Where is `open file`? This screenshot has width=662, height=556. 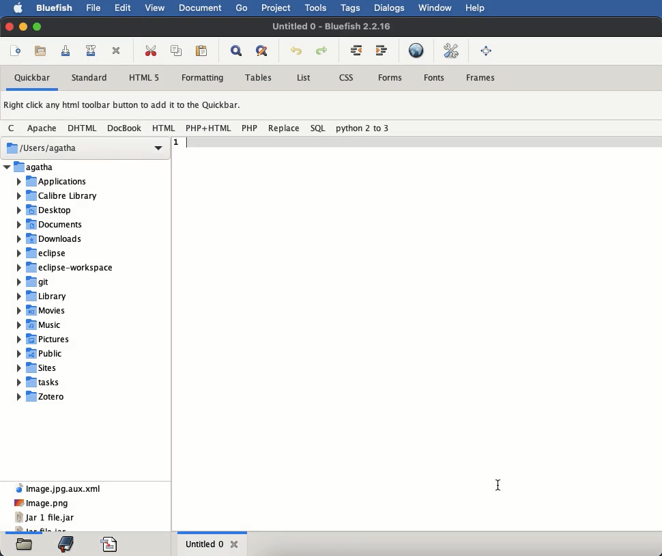
open file is located at coordinates (42, 51).